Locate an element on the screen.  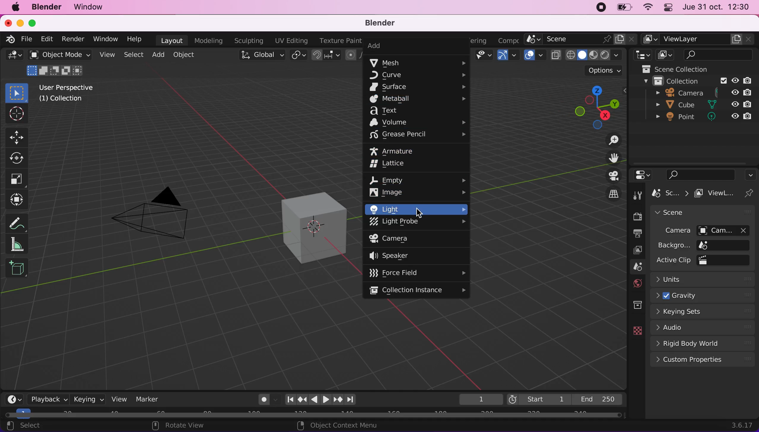
panel control is located at coordinates (669, 8).